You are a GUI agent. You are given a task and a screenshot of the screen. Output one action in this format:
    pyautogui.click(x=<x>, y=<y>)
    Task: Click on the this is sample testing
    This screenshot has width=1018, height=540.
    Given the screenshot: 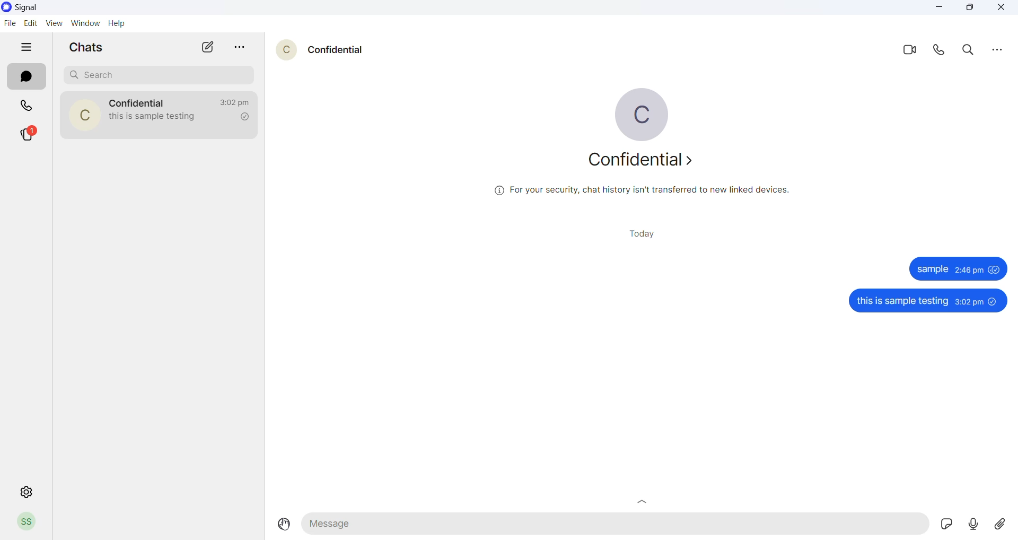 What is the action you would take?
    pyautogui.click(x=899, y=301)
    